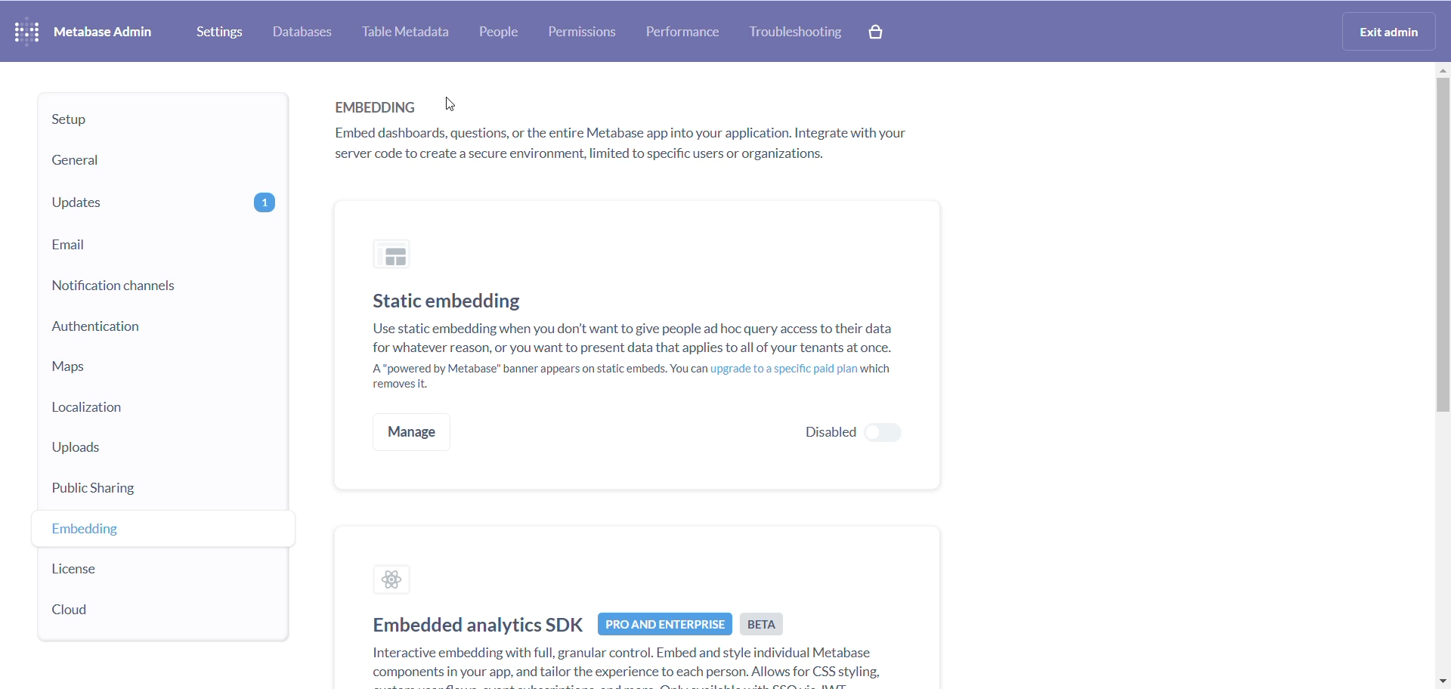 This screenshot has width=1451, height=689. What do you see at coordinates (106, 32) in the screenshot?
I see `metabase admin` at bounding box center [106, 32].